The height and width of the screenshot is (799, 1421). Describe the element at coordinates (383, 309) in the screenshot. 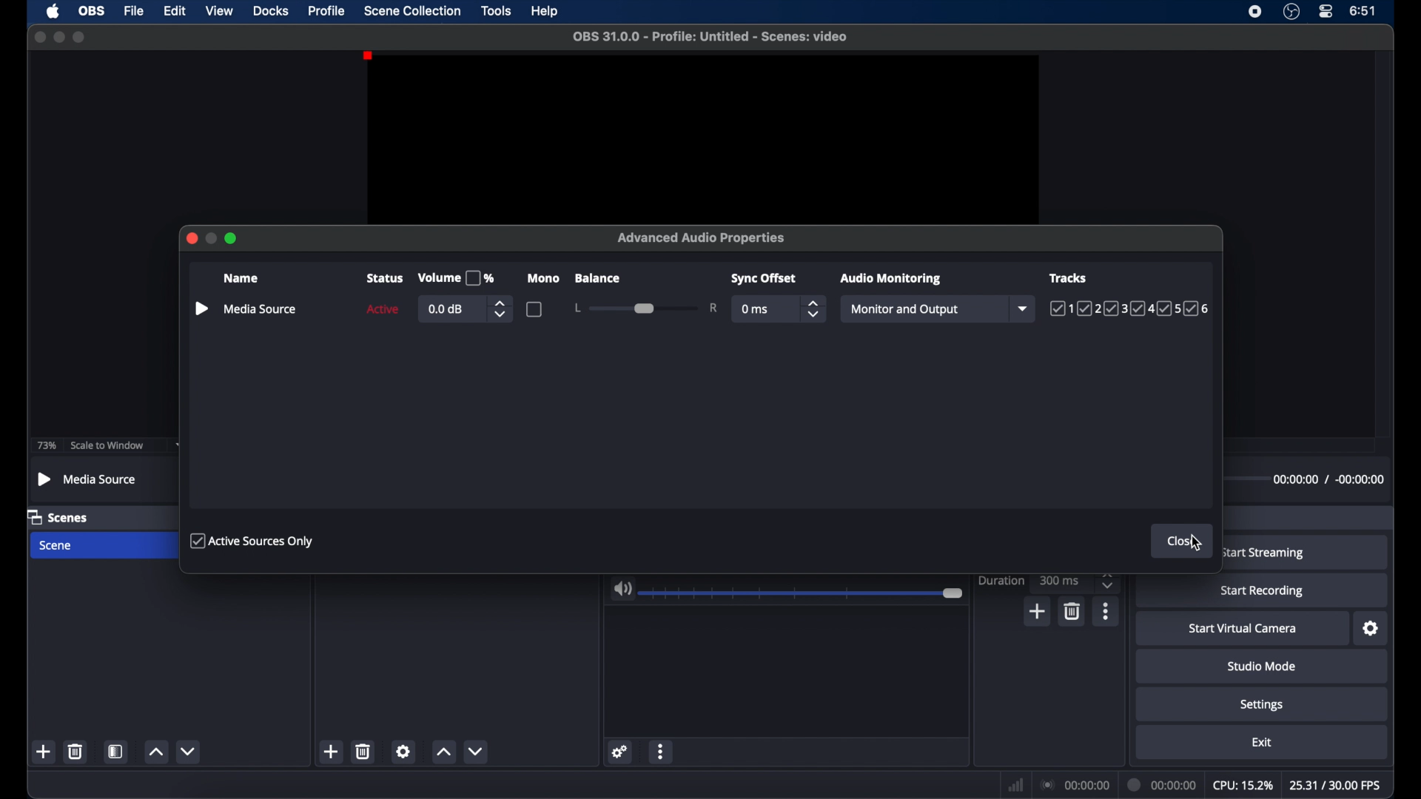

I see `active` at that location.